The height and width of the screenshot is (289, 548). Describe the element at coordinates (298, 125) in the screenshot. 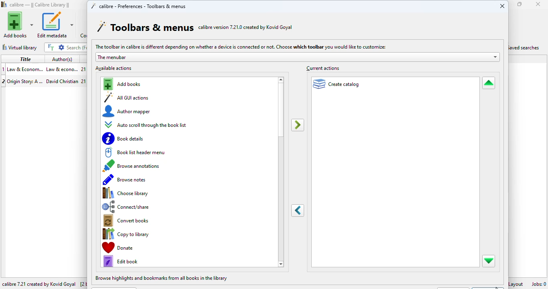

I see `add selected actions to toolbar` at that location.